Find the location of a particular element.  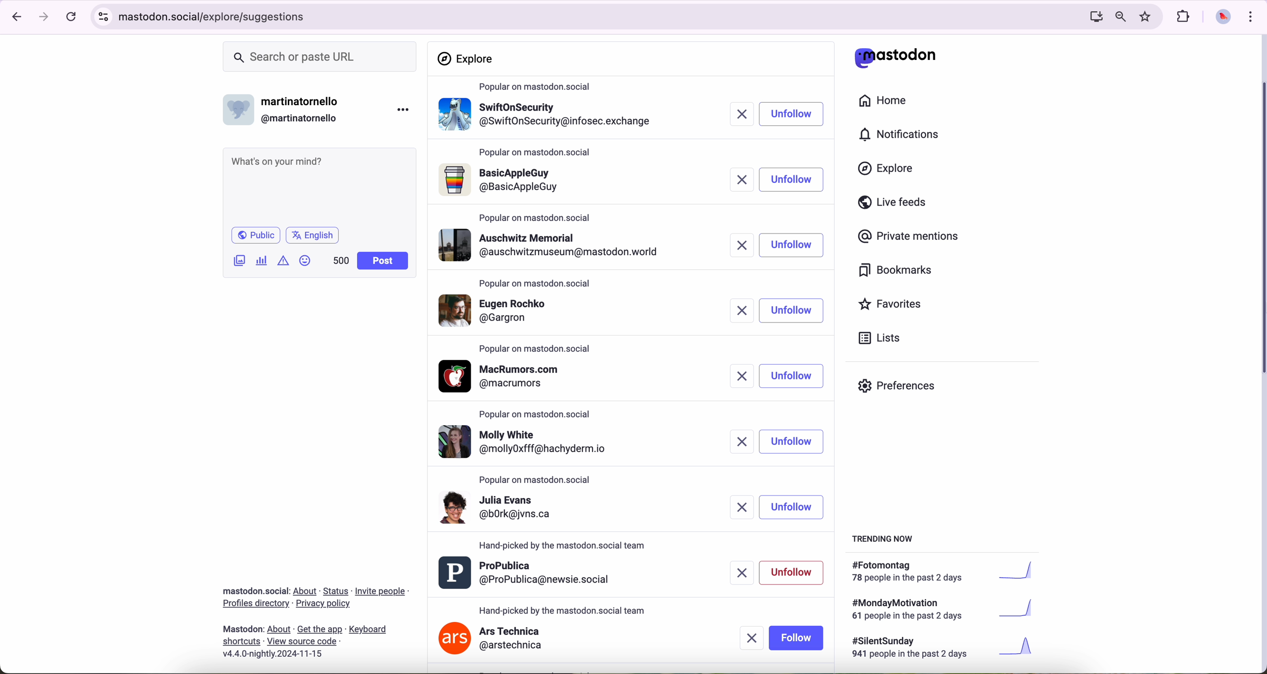

preferences is located at coordinates (904, 389).